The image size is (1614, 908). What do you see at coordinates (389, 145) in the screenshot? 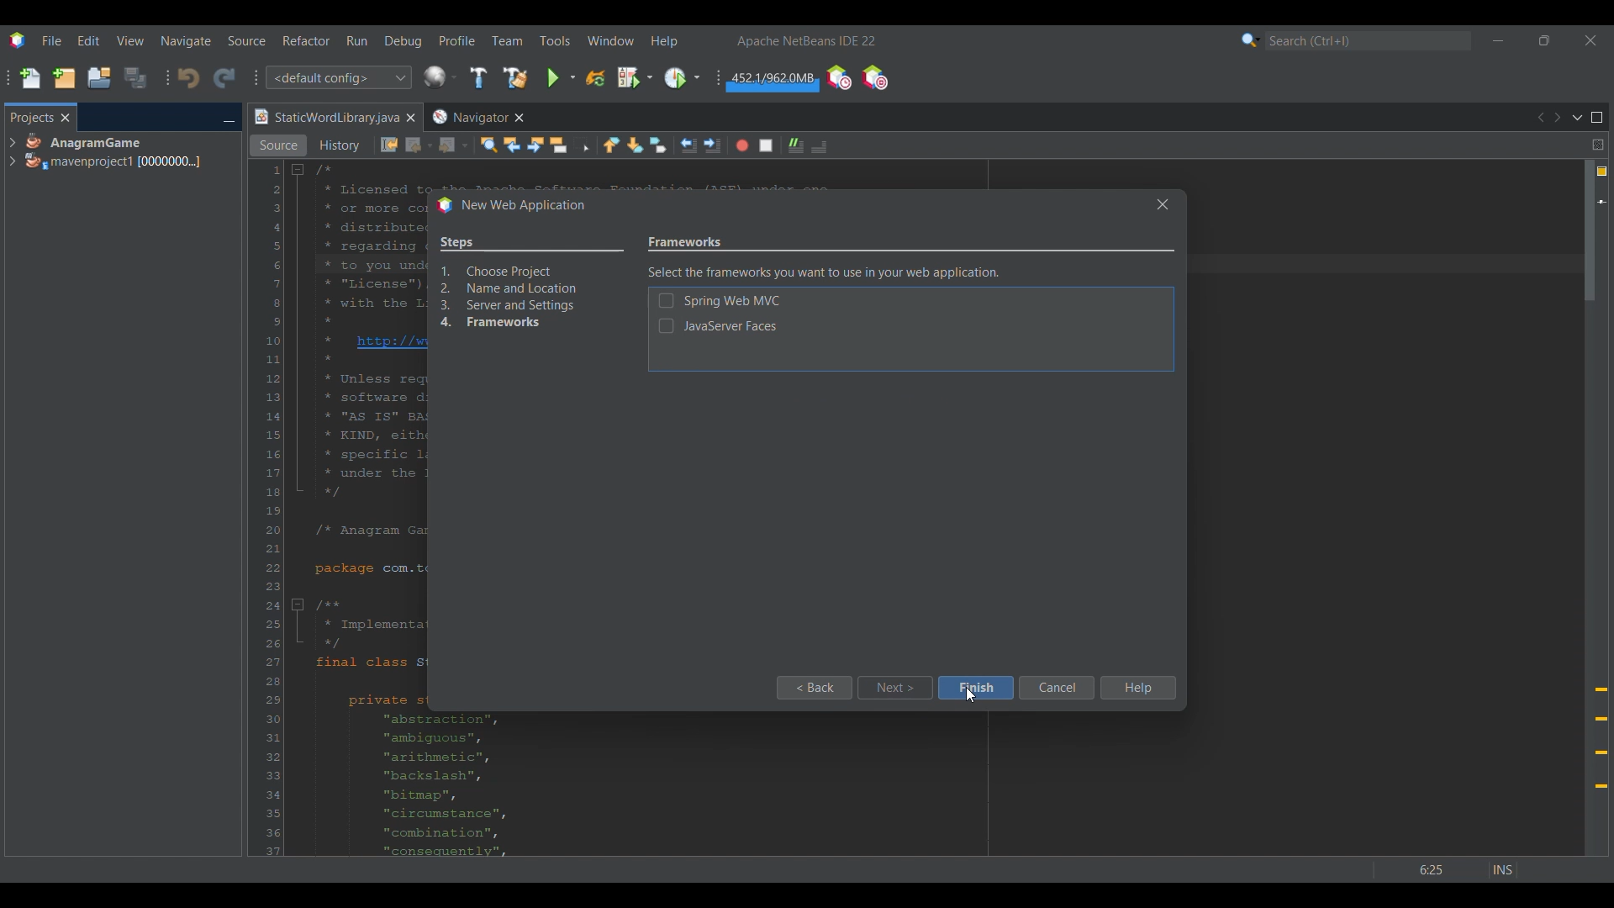
I see `Last edit` at bounding box center [389, 145].